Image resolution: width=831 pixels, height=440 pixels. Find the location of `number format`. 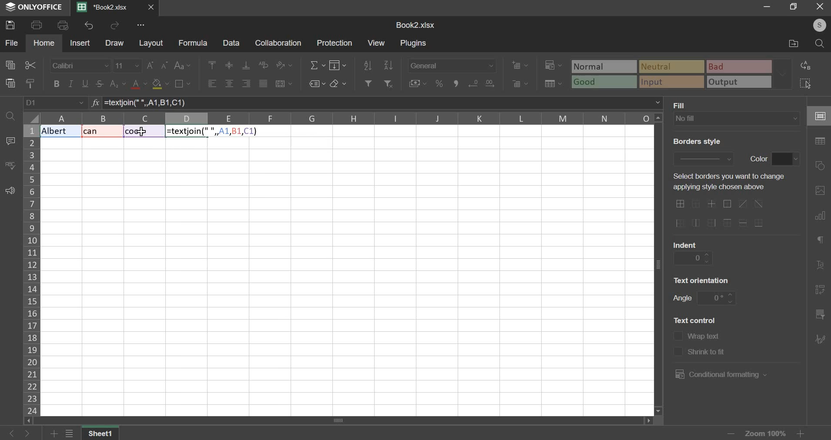

number format is located at coordinates (452, 64).